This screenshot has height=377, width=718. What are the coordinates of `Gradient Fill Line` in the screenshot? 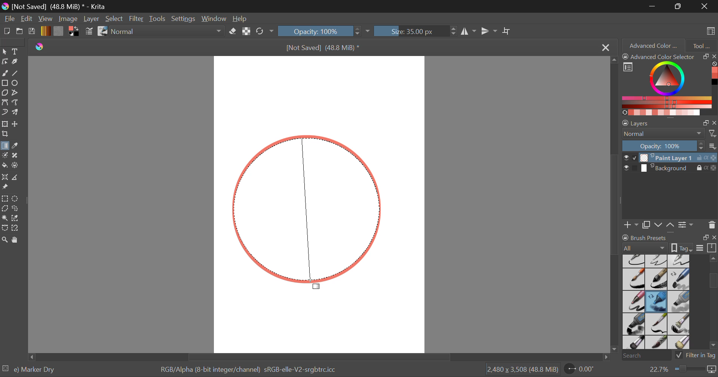 It's located at (309, 205).